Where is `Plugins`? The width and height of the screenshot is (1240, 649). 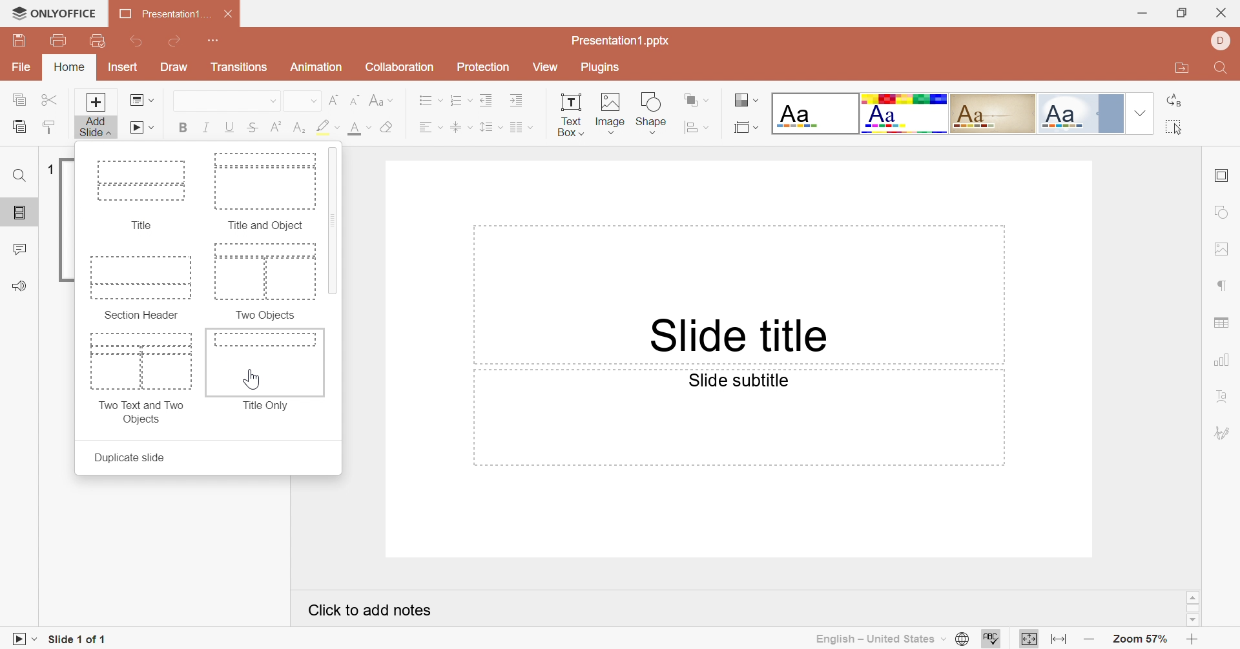 Plugins is located at coordinates (603, 70).